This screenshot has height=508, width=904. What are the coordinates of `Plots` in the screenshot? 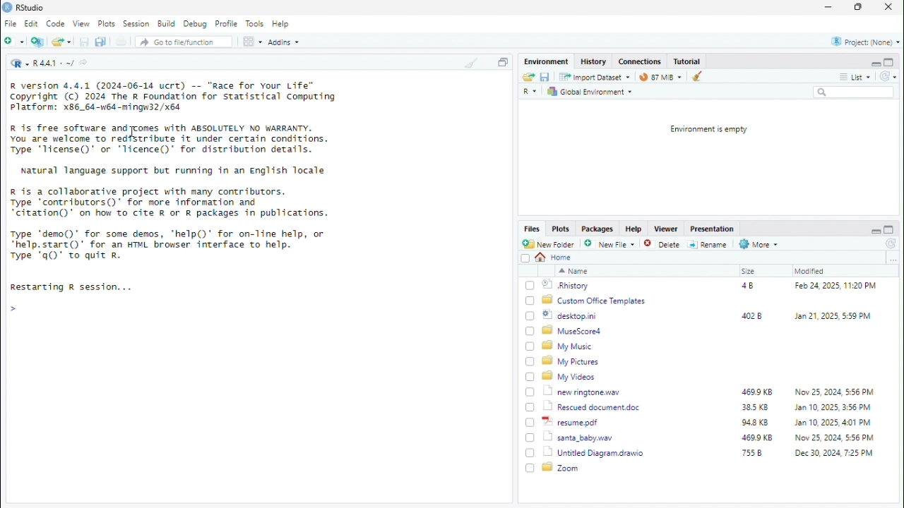 It's located at (107, 23).